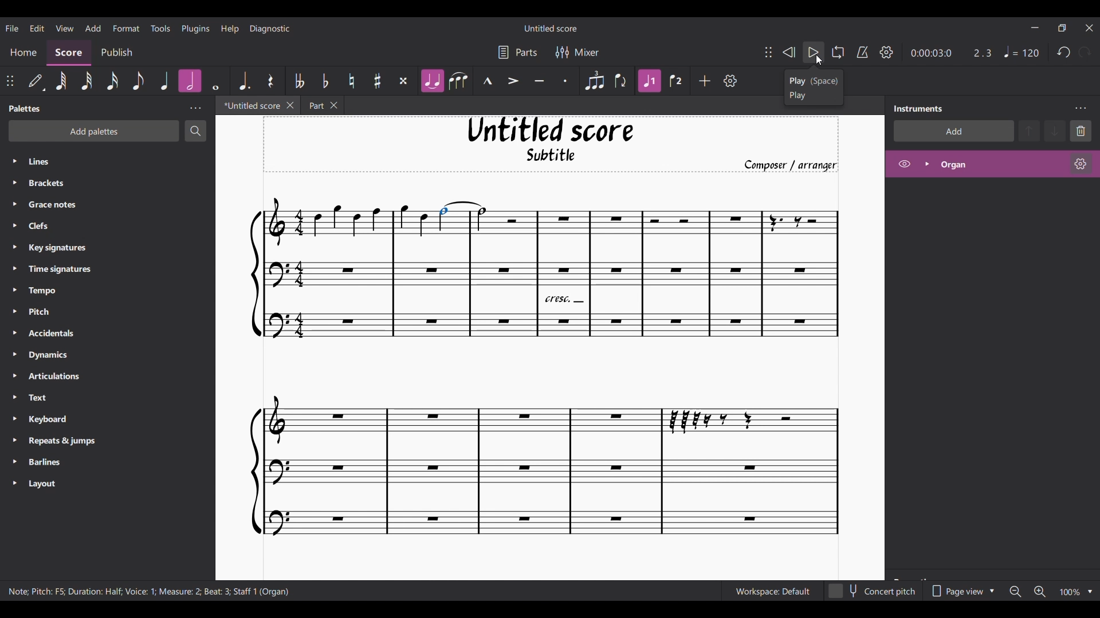  I want to click on Add instruments, so click(953, 131).